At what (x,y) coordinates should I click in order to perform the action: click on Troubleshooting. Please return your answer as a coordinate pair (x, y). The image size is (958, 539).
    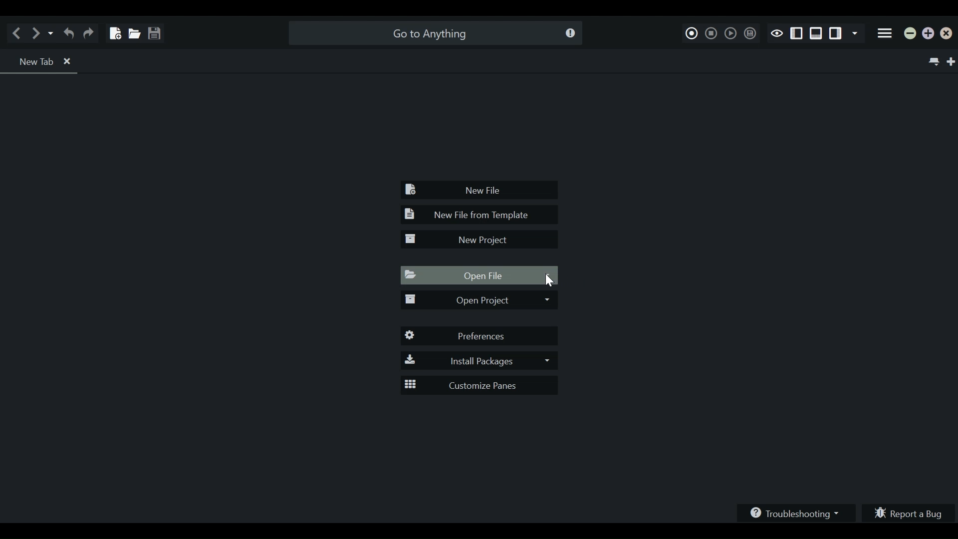
    Looking at the image, I should click on (797, 512).